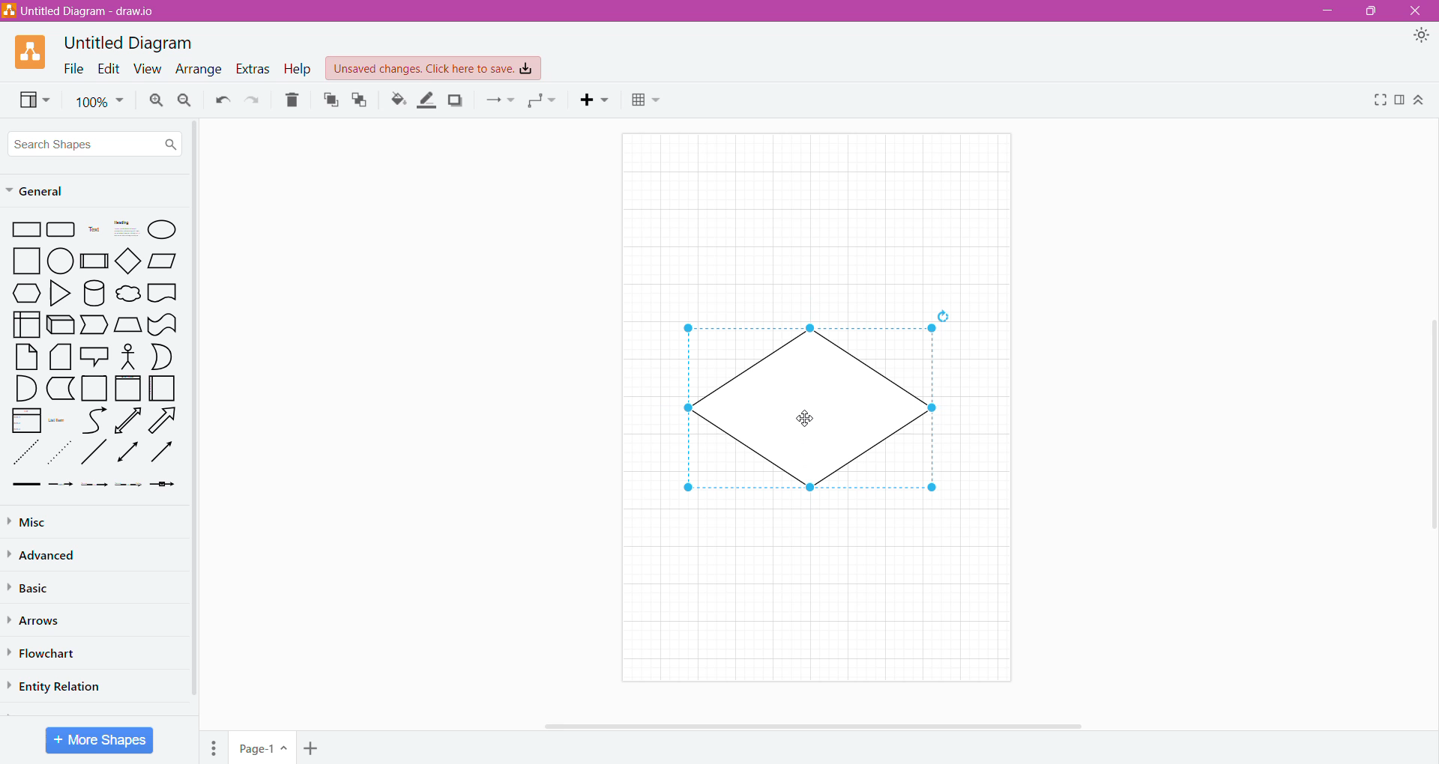  What do you see at coordinates (94, 455) in the screenshot?
I see `Line` at bounding box center [94, 455].